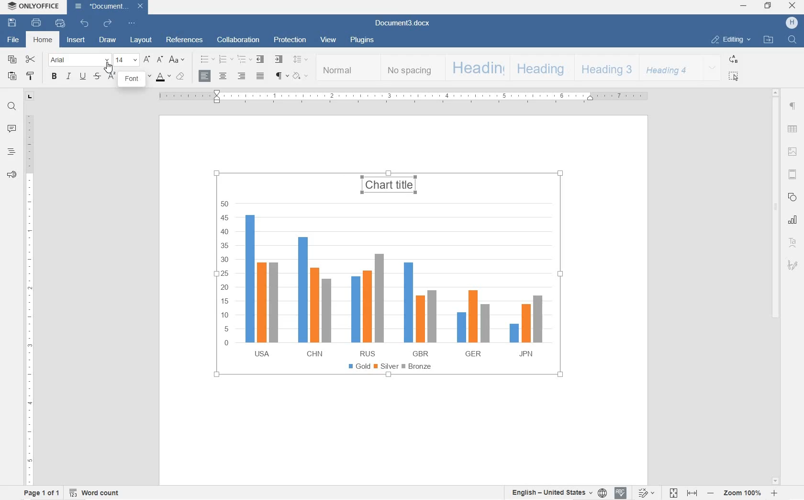 The width and height of the screenshot is (804, 500). I want to click on RULER, so click(399, 97).